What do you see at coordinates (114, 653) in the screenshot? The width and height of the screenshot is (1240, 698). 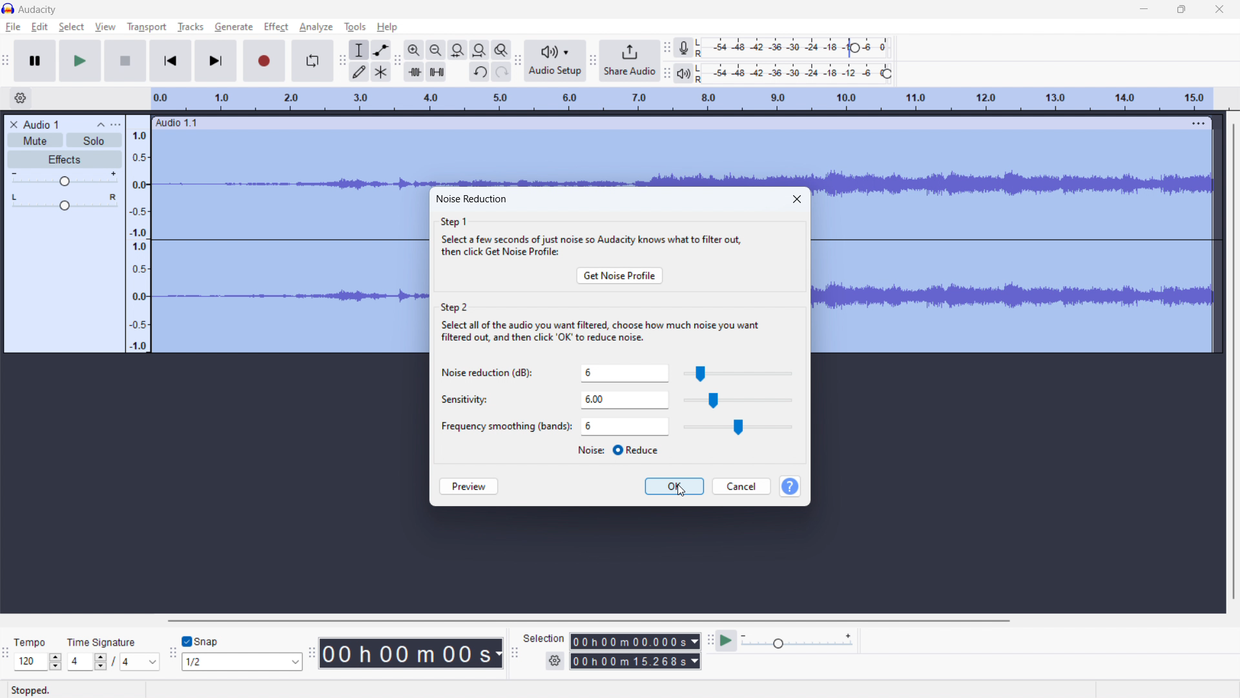 I see `set time signature` at bounding box center [114, 653].